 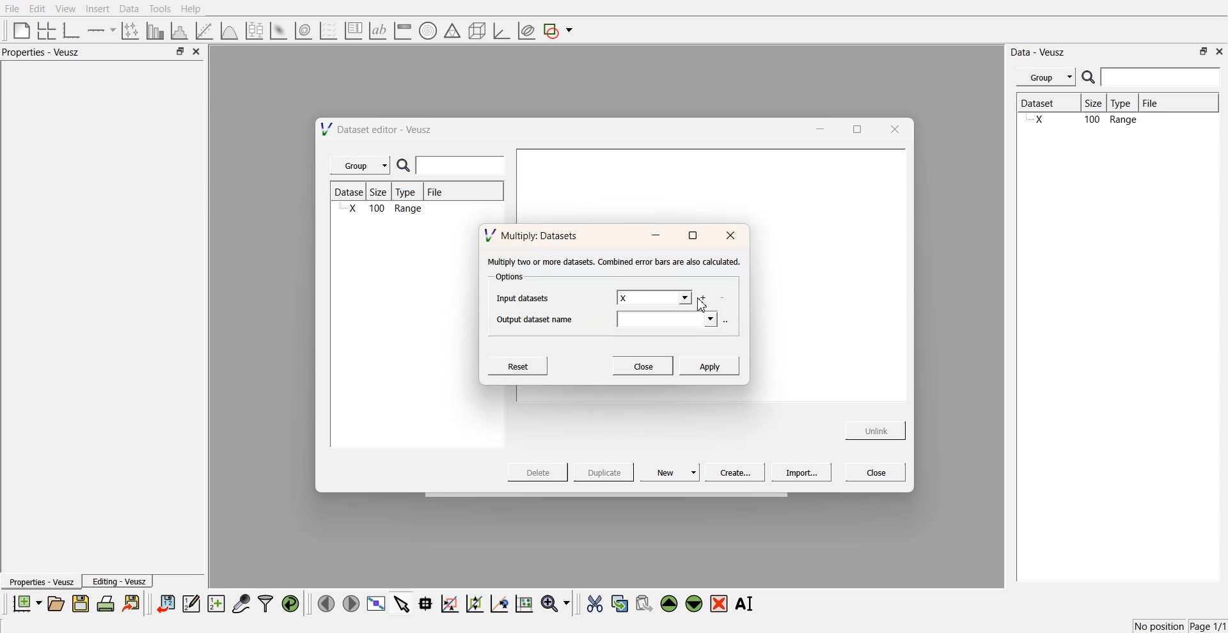 I want to click on move left, so click(x=326, y=603).